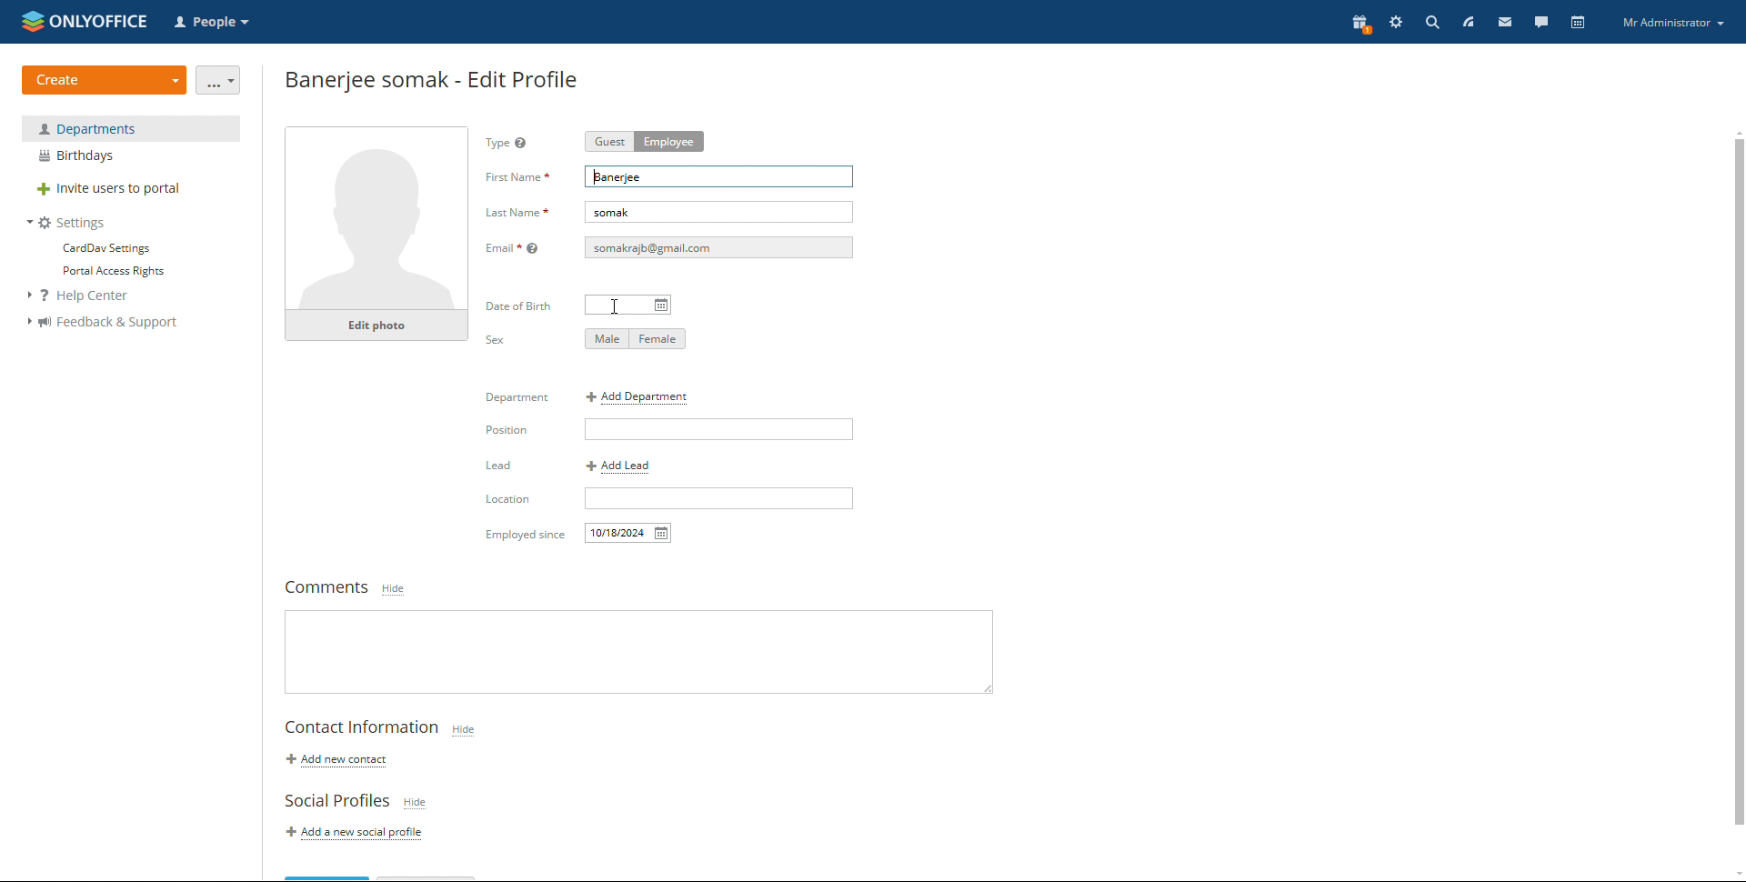  Describe the element at coordinates (88, 296) in the screenshot. I see `help center` at that location.